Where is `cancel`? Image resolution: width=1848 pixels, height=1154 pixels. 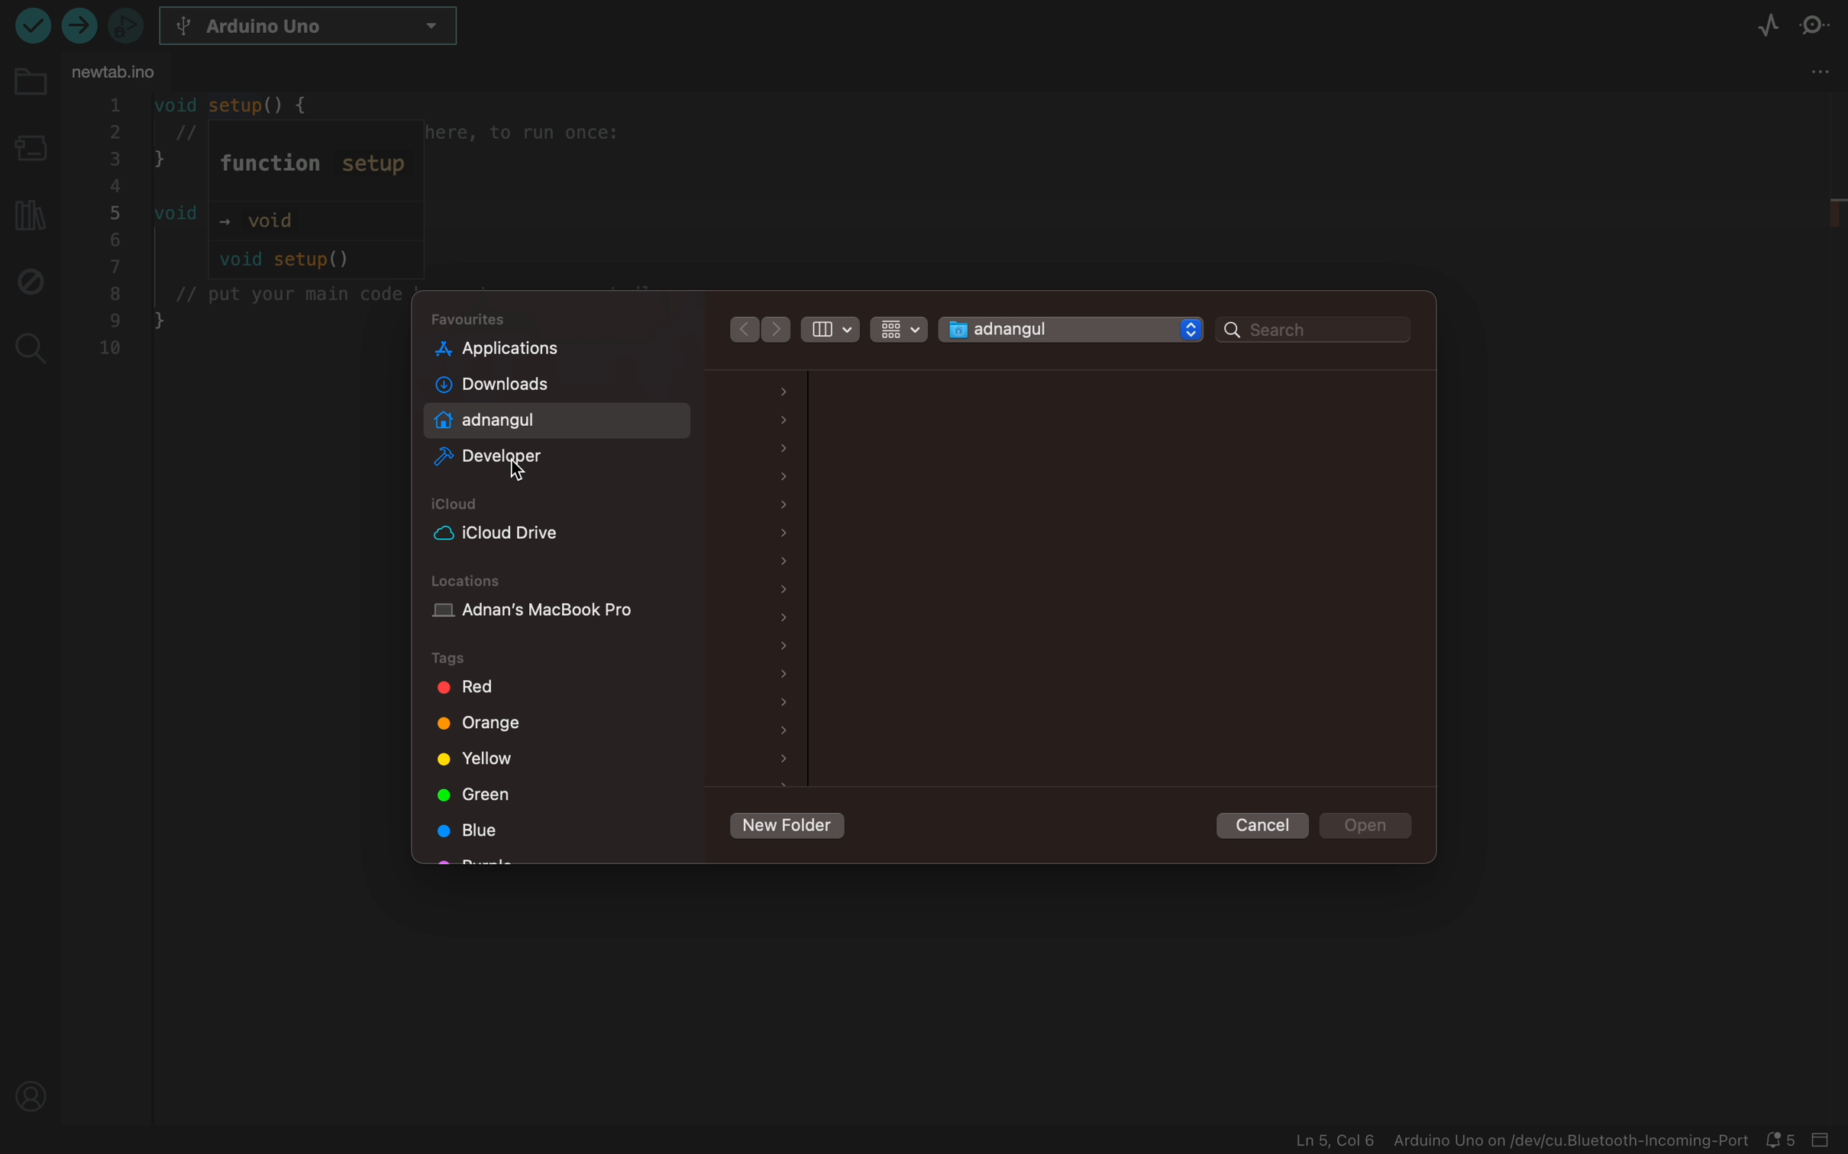
cancel is located at coordinates (1265, 825).